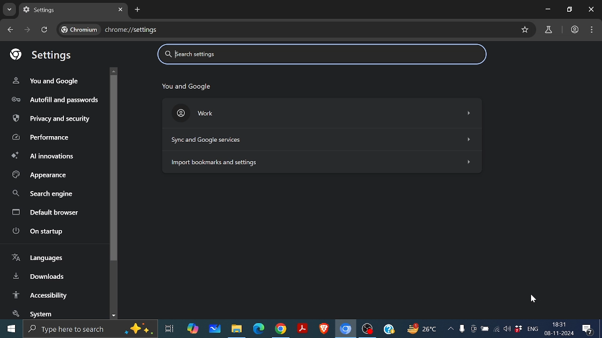 This screenshot has width=602, height=338. Describe the element at coordinates (43, 137) in the screenshot. I see `Performance` at that location.